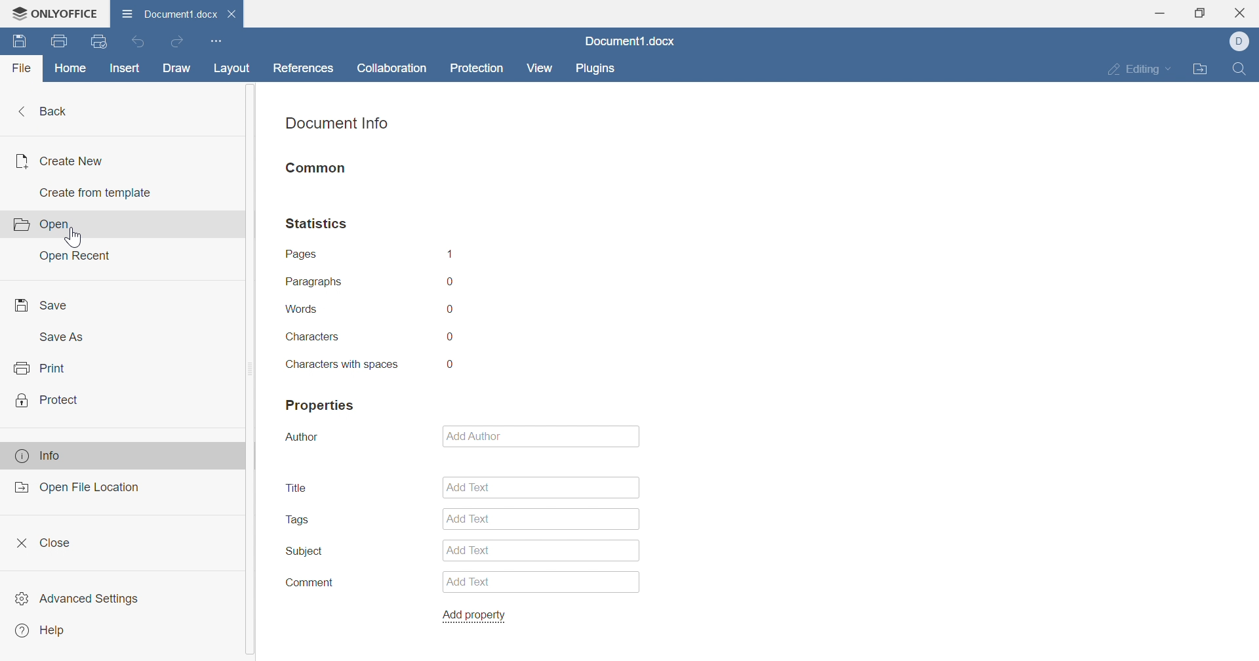 The width and height of the screenshot is (1259, 661). What do you see at coordinates (300, 254) in the screenshot?
I see `pages` at bounding box center [300, 254].